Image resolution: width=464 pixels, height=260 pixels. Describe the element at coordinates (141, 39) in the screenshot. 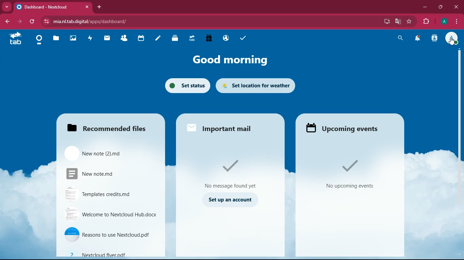

I see `calendar` at that location.